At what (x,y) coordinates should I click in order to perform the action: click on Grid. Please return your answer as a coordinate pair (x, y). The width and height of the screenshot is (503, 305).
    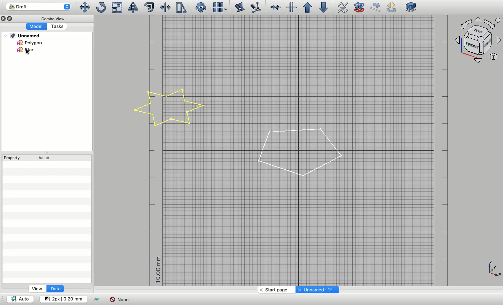
    Looking at the image, I should click on (294, 241).